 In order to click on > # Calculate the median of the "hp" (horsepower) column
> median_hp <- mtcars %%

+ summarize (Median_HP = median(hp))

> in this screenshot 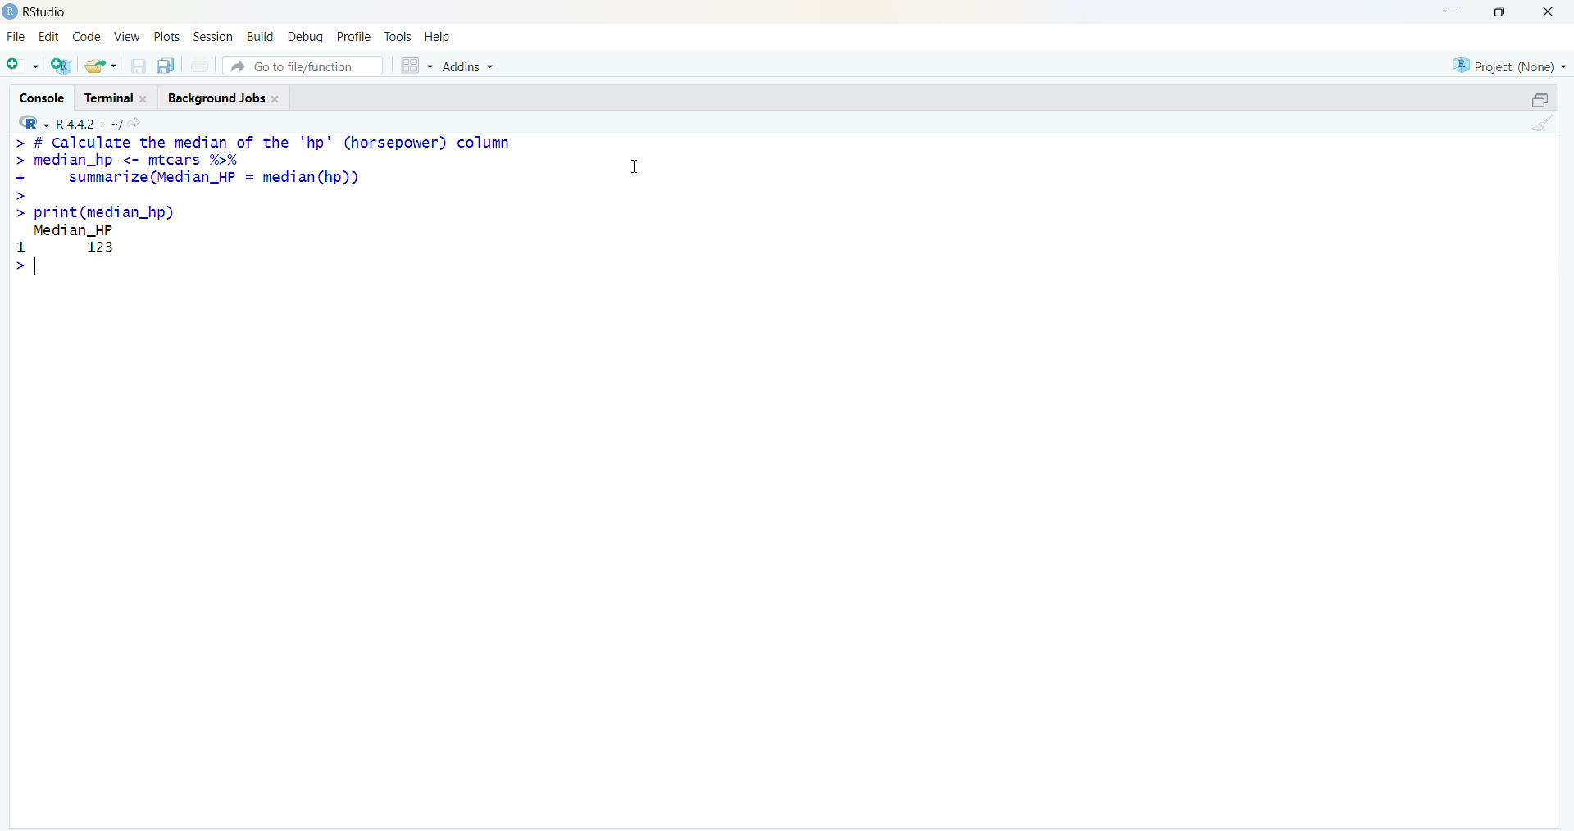, I will do `click(264, 169)`.